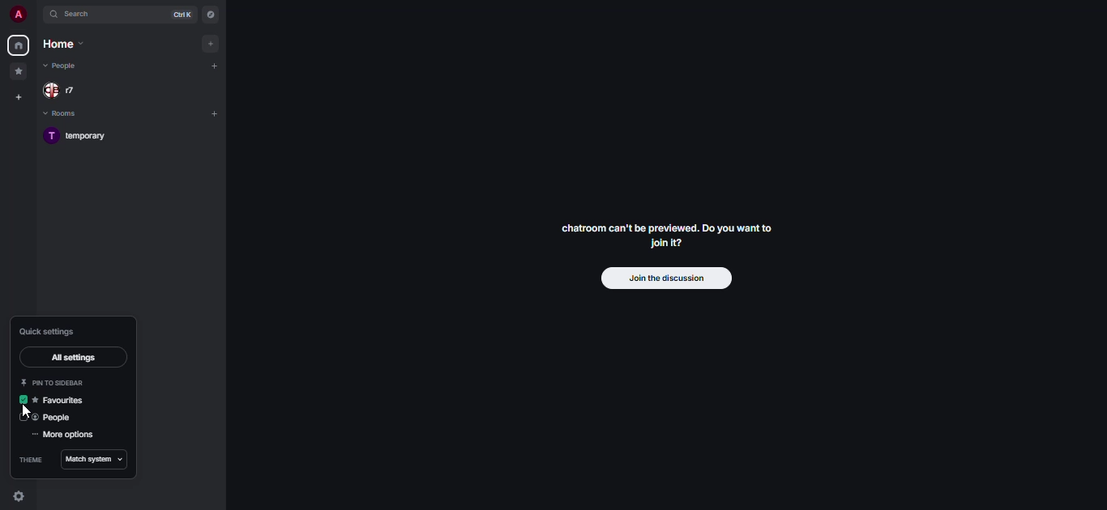 The width and height of the screenshot is (1107, 510). Describe the element at coordinates (47, 330) in the screenshot. I see `quick settings` at that location.